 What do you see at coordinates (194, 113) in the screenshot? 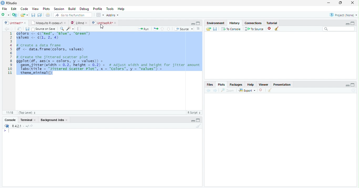
I see `R Script` at bounding box center [194, 113].